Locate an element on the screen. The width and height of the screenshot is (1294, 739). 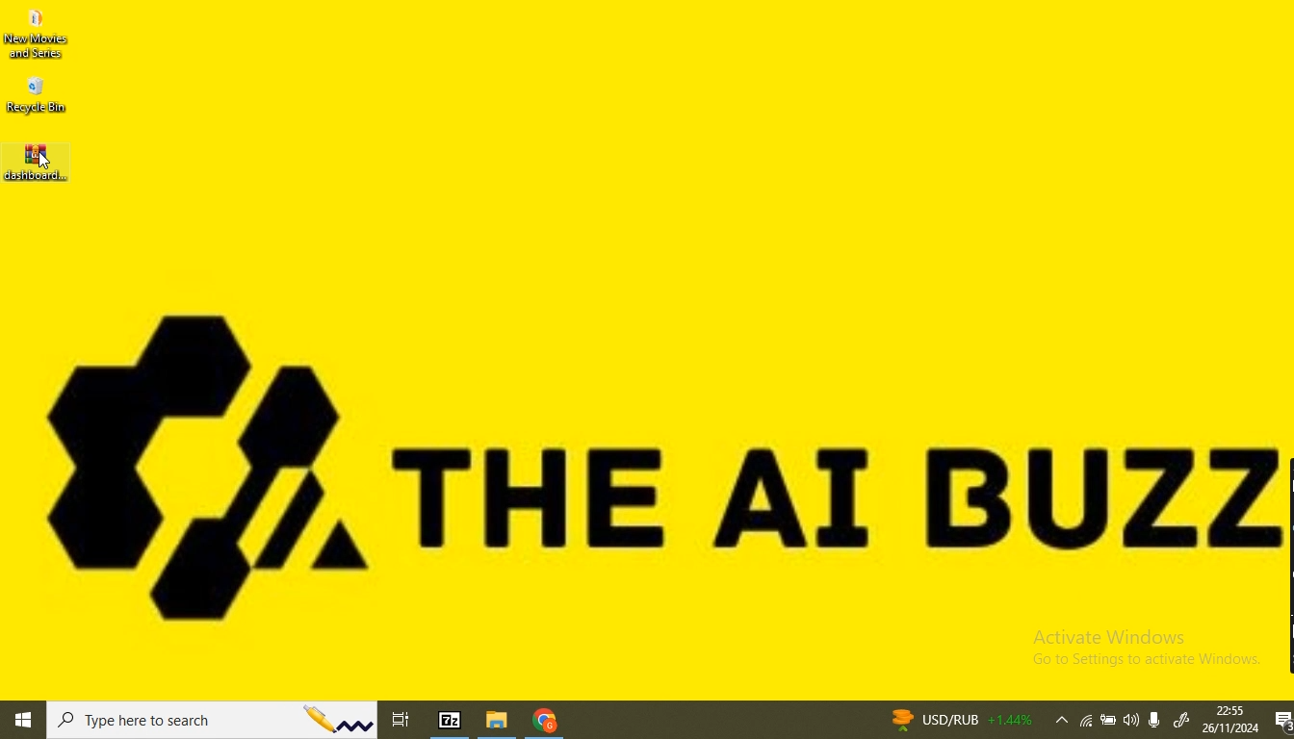
windows ink worspace is located at coordinates (1182, 722).